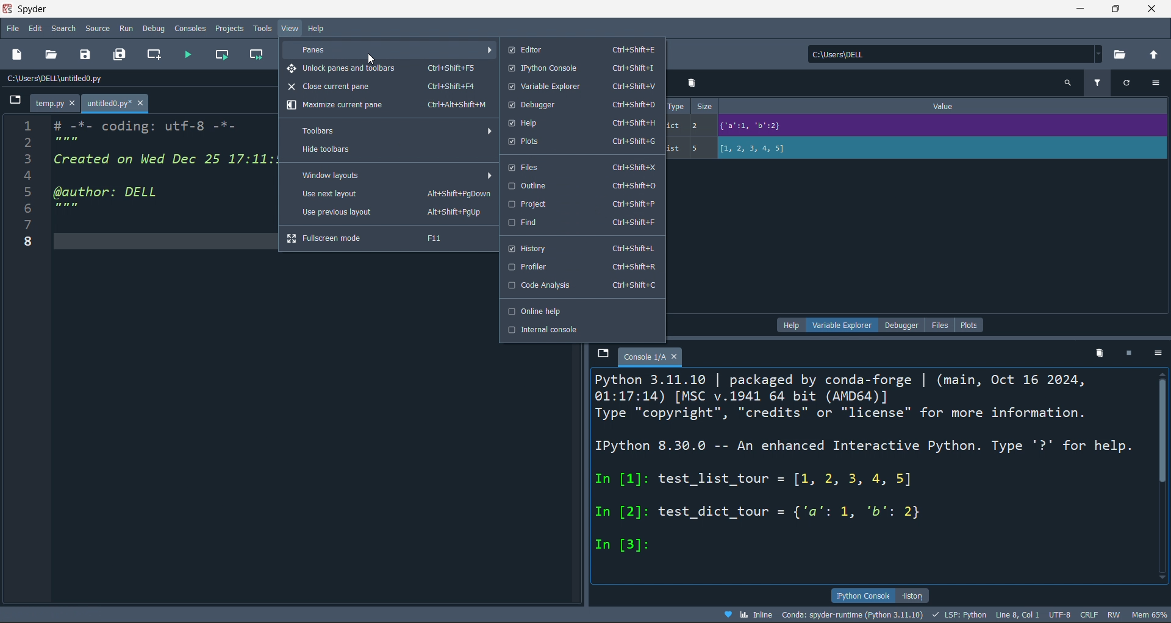 This screenshot has width=1171, height=623. I want to click on new file, so click(17, 55).